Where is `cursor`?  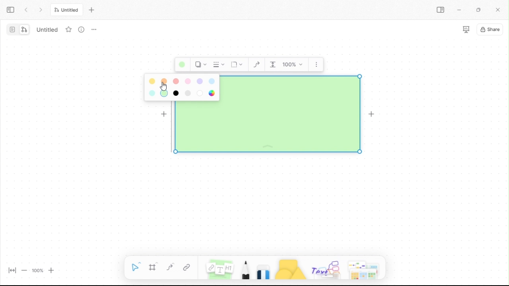
cursor is located at coordinates (163, 87).